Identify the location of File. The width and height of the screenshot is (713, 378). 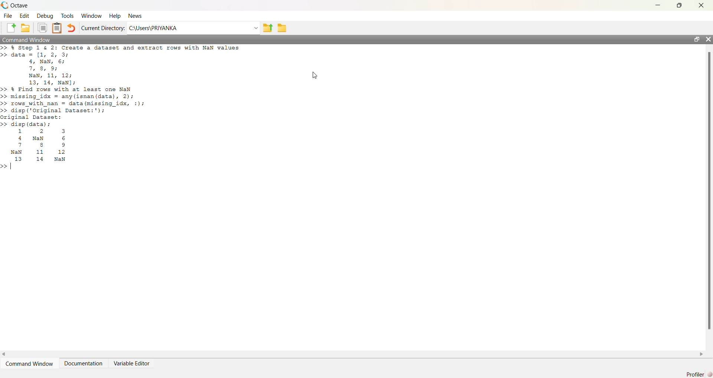
(8, 16).